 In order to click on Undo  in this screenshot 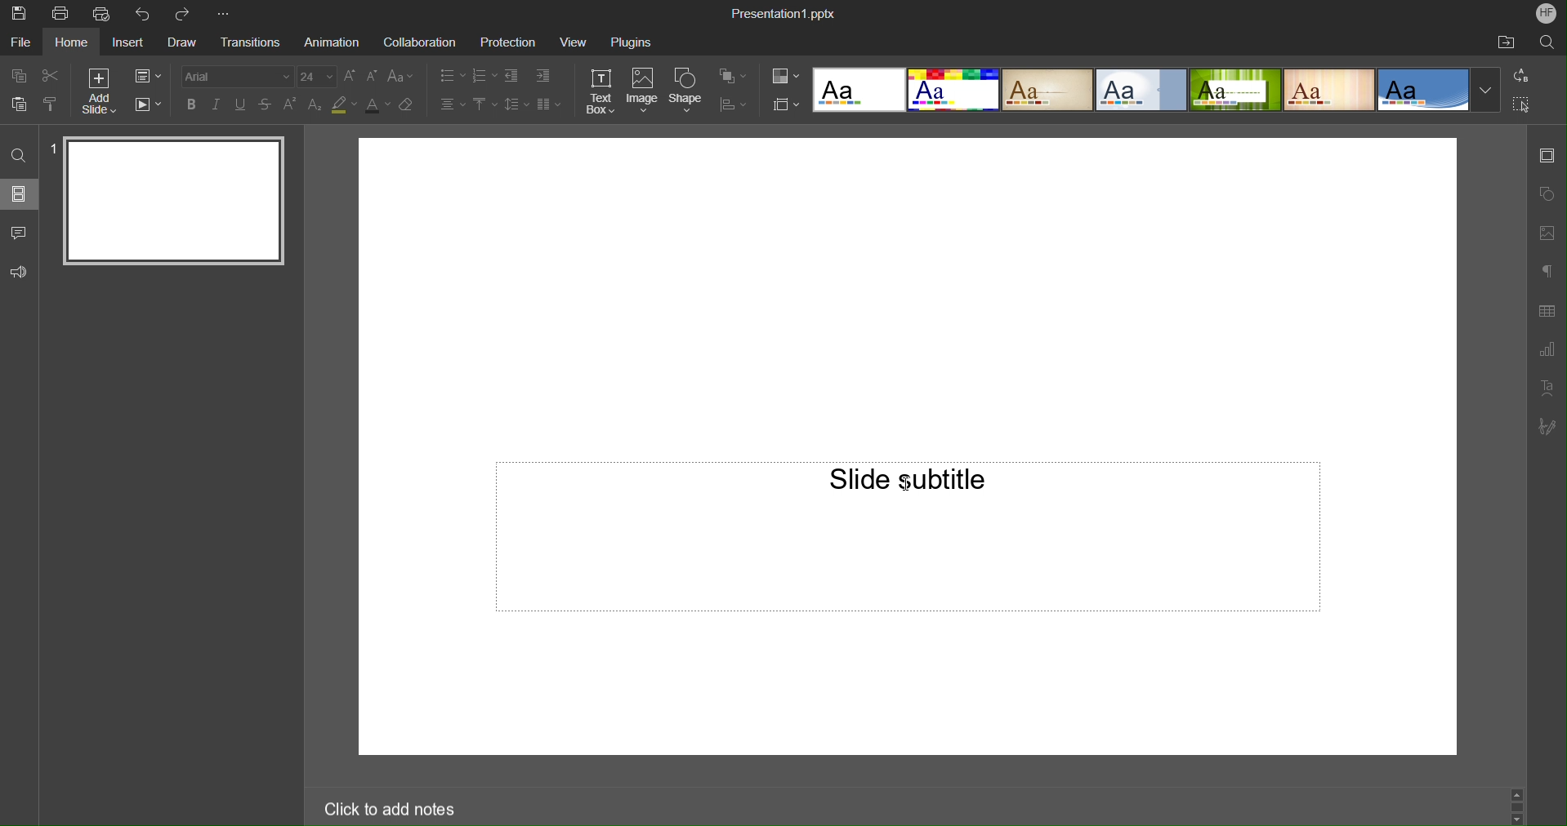, I will do `click(145, 14)`.